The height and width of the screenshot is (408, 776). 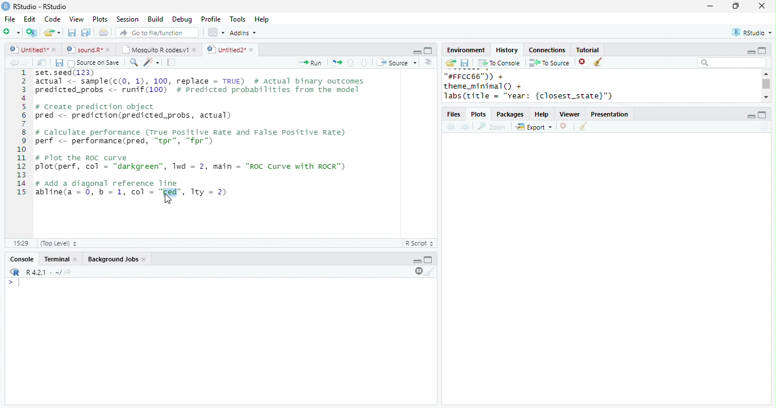 I want to click on Untitled 2, so click(x=226, y=49).